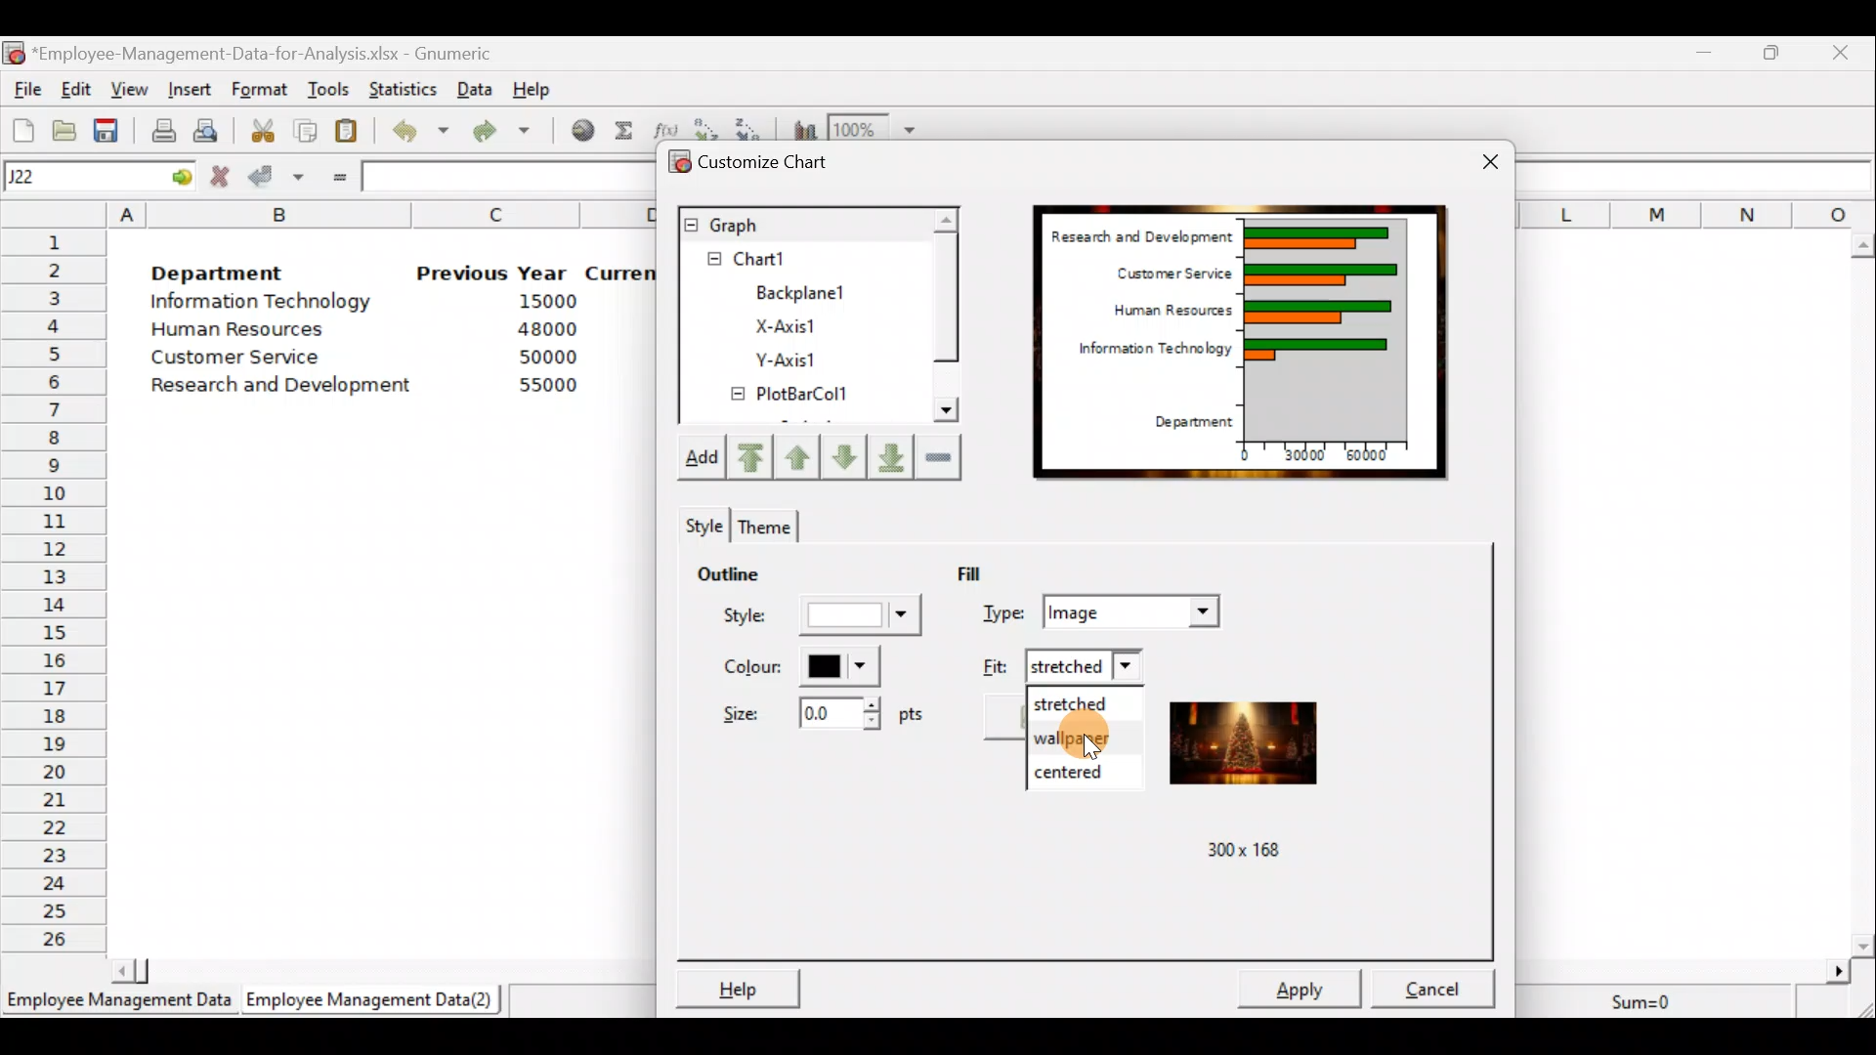 The image size is (1876, 1055). I want to click on Rows, so click(55, 592).